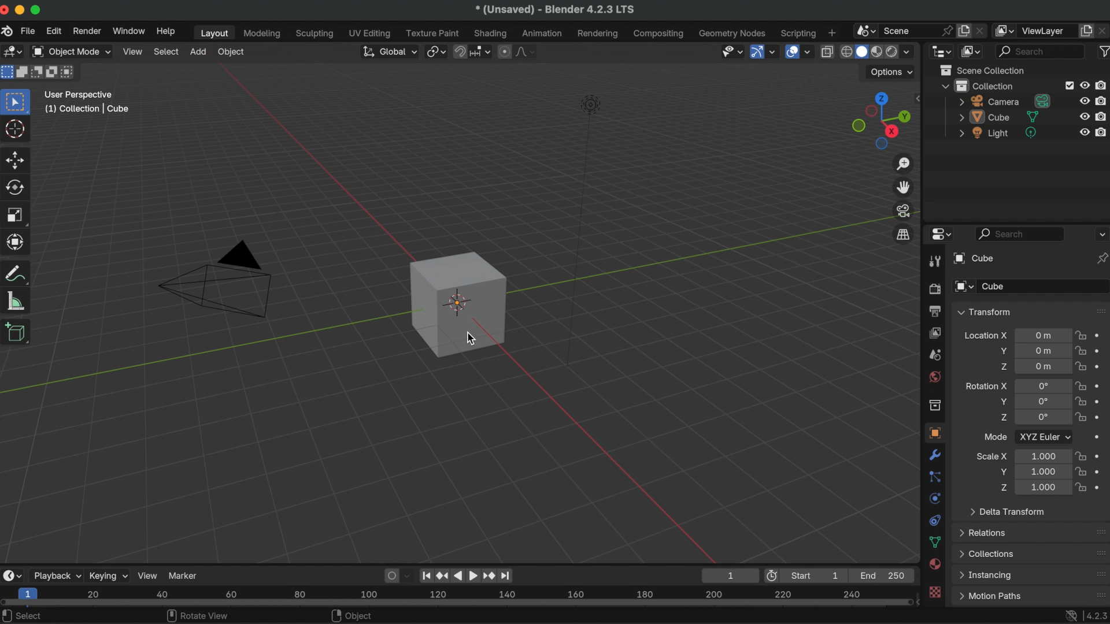  Describe the element at coordinates (38, 72) in the screenshot. I see `mode subtract existing condition` at that location.